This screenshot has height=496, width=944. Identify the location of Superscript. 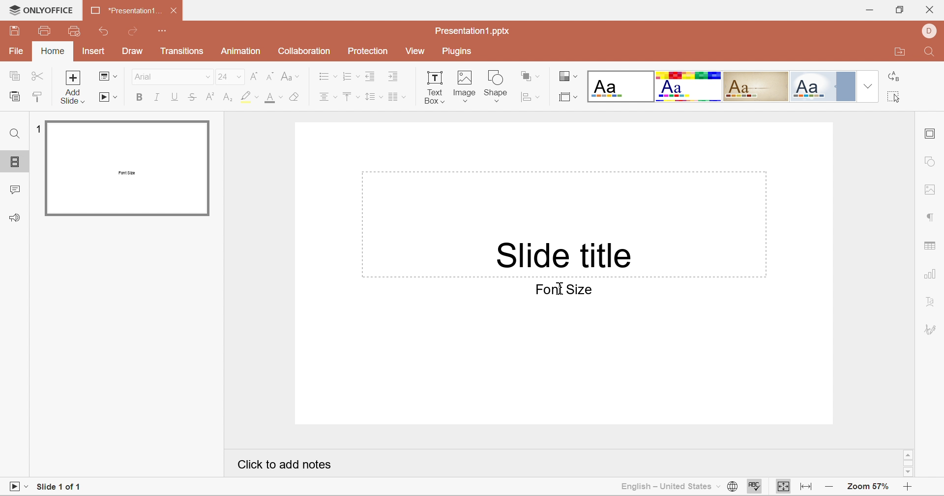
(208, 97).